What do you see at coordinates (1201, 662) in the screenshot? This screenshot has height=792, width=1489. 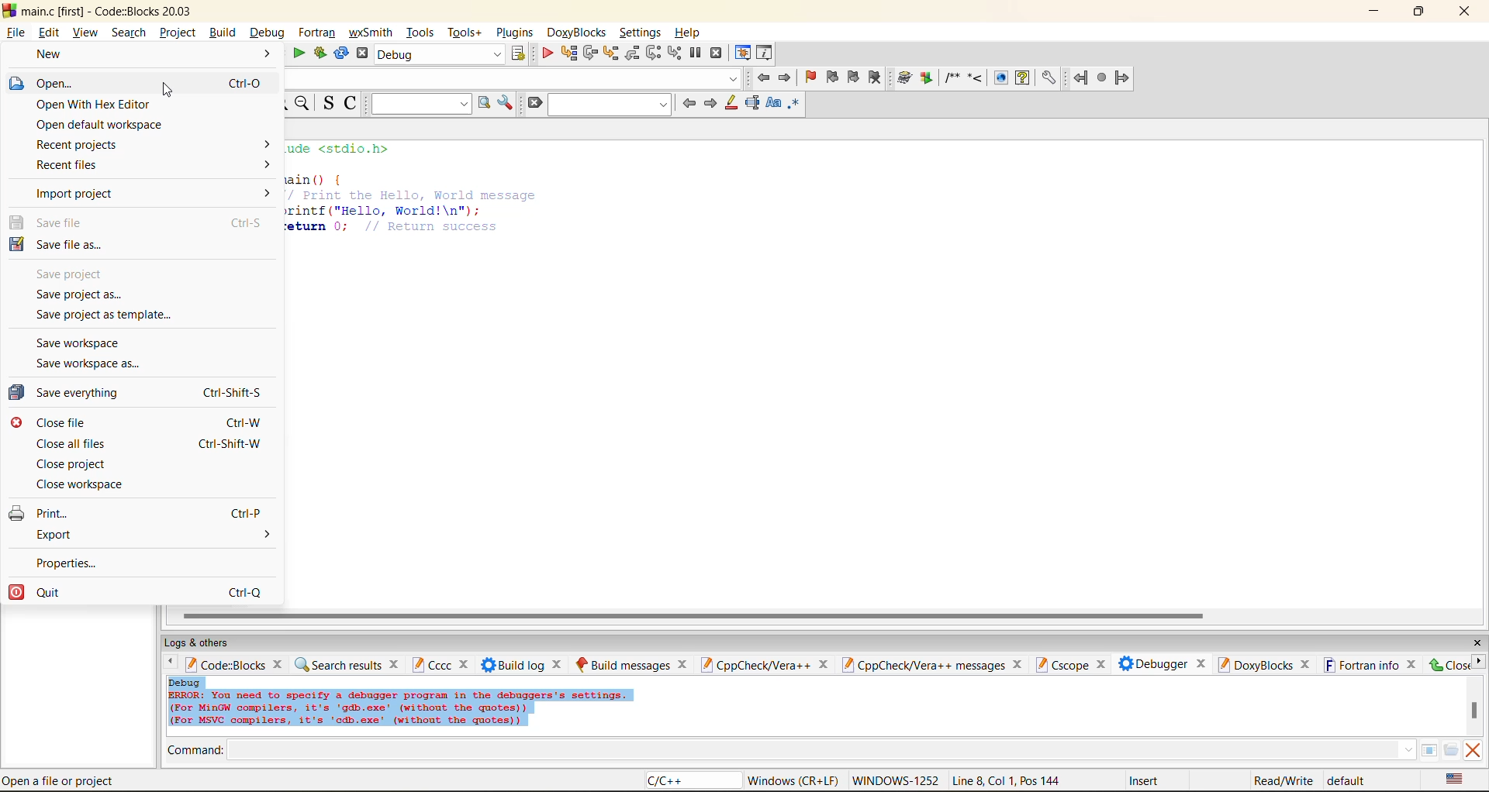 I see `close` at bounding box center [1201, 662].